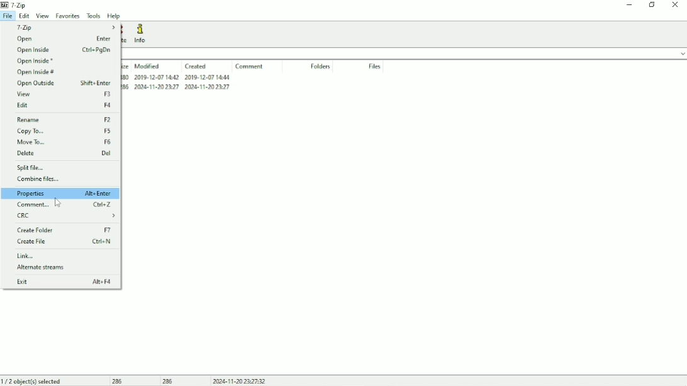 This screenshot has width=687, height=386. I want to click on 1/2 object(s) selected, so click(33, 380).